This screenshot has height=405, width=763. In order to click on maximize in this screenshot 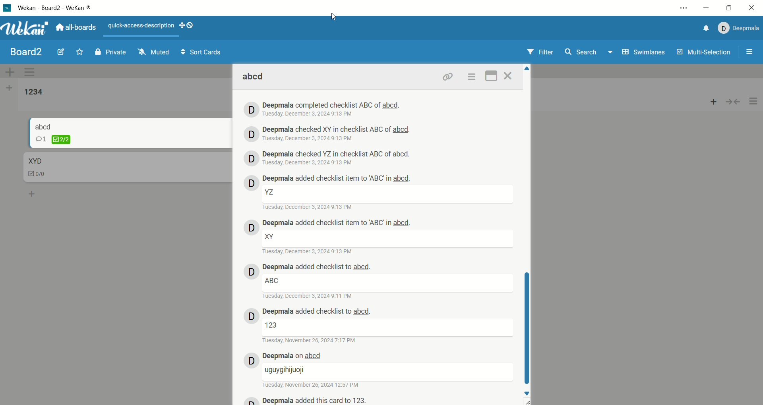, I will do `click(729, 9)`.